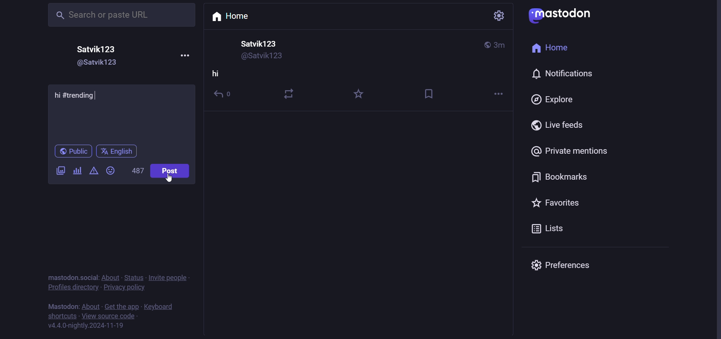  I want to click on profiles, so click(72, 289).